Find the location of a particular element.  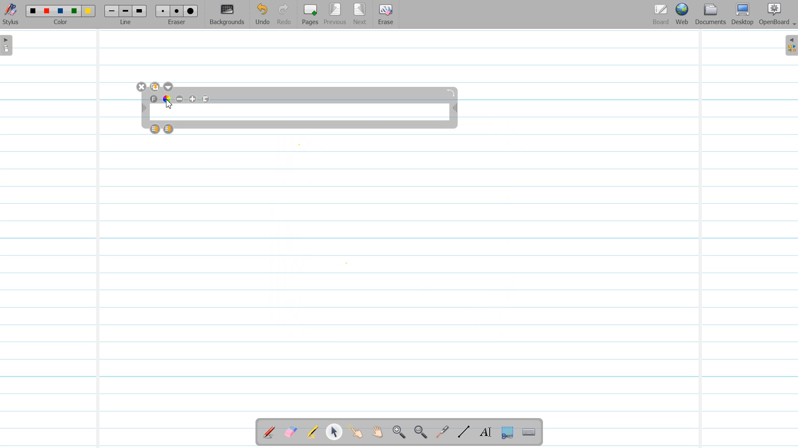

Scroll Page is located at coordinates (377, 433).